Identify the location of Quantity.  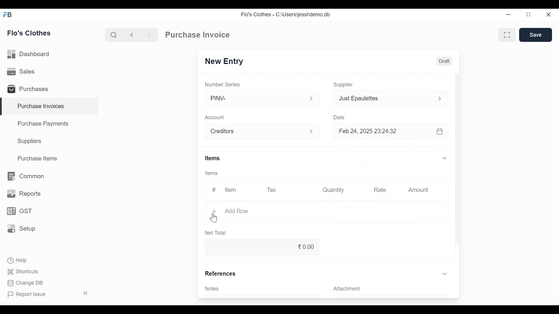
(335, 190).